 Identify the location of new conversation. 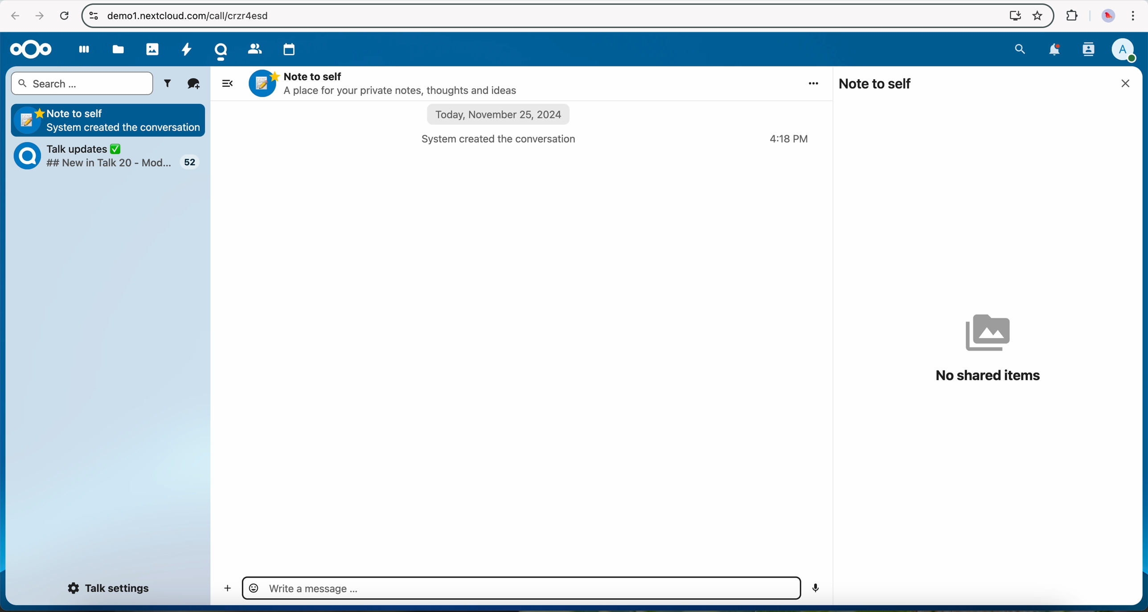
(194, 84).